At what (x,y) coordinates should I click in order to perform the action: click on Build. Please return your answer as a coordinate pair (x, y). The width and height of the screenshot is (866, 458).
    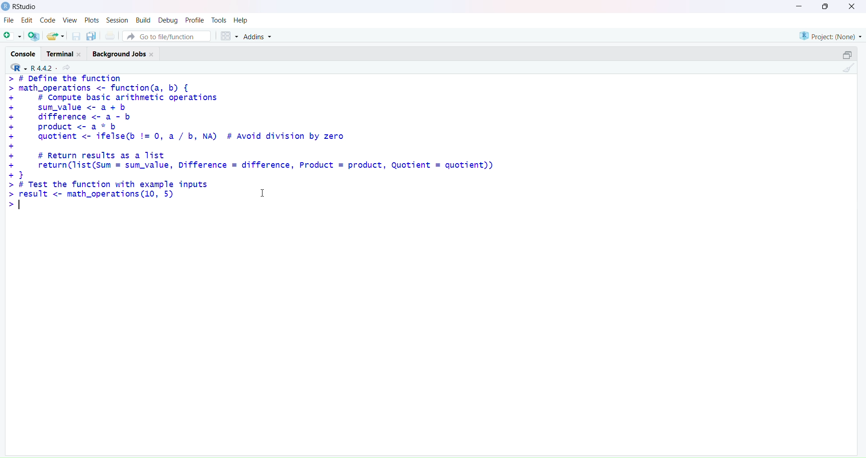
    Looking at the image, I should click on (141, 20).